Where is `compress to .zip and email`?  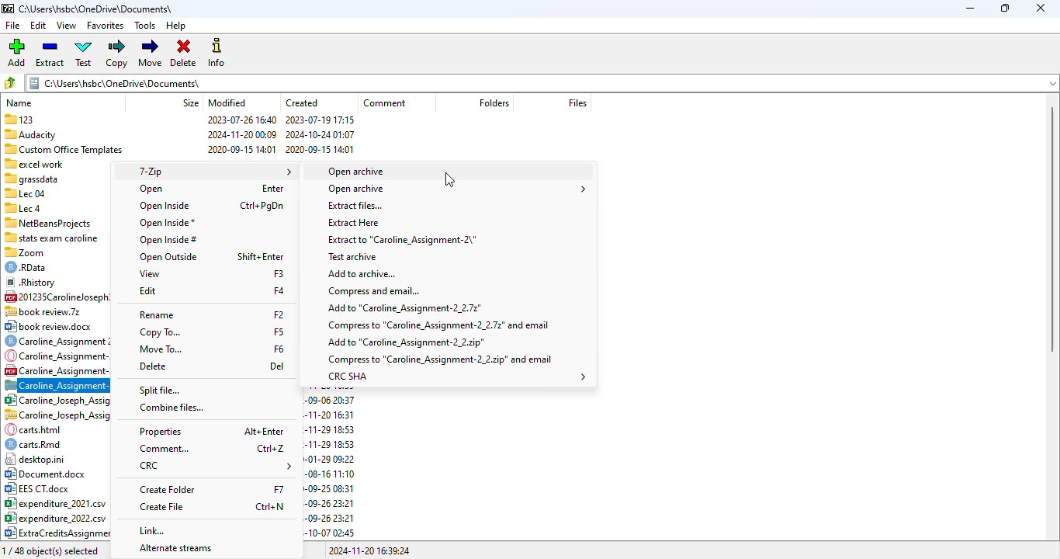
compress to .zip and email is located at coordinates (440, 359).